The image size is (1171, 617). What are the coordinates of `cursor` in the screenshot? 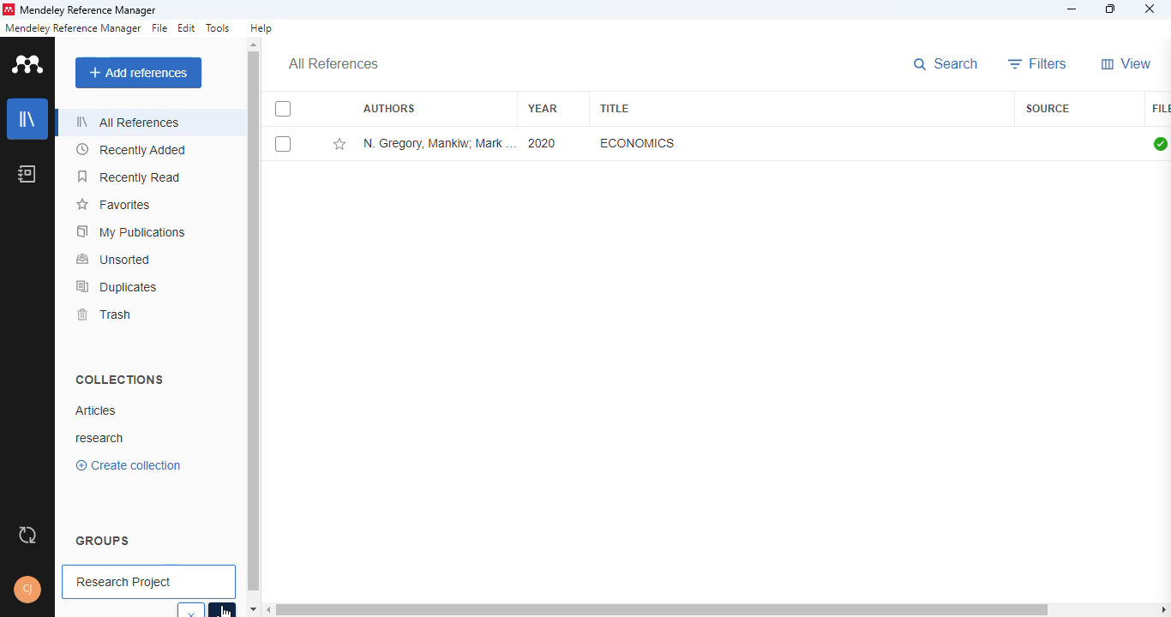 It's located at (223, 610).